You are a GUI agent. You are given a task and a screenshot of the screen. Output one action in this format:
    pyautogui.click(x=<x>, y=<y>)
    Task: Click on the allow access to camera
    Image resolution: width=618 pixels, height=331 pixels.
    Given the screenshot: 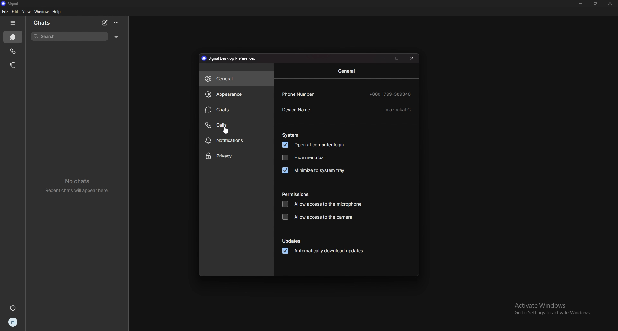 What is the action you would take?
    pyautogui.click(x=318, y=217)
    